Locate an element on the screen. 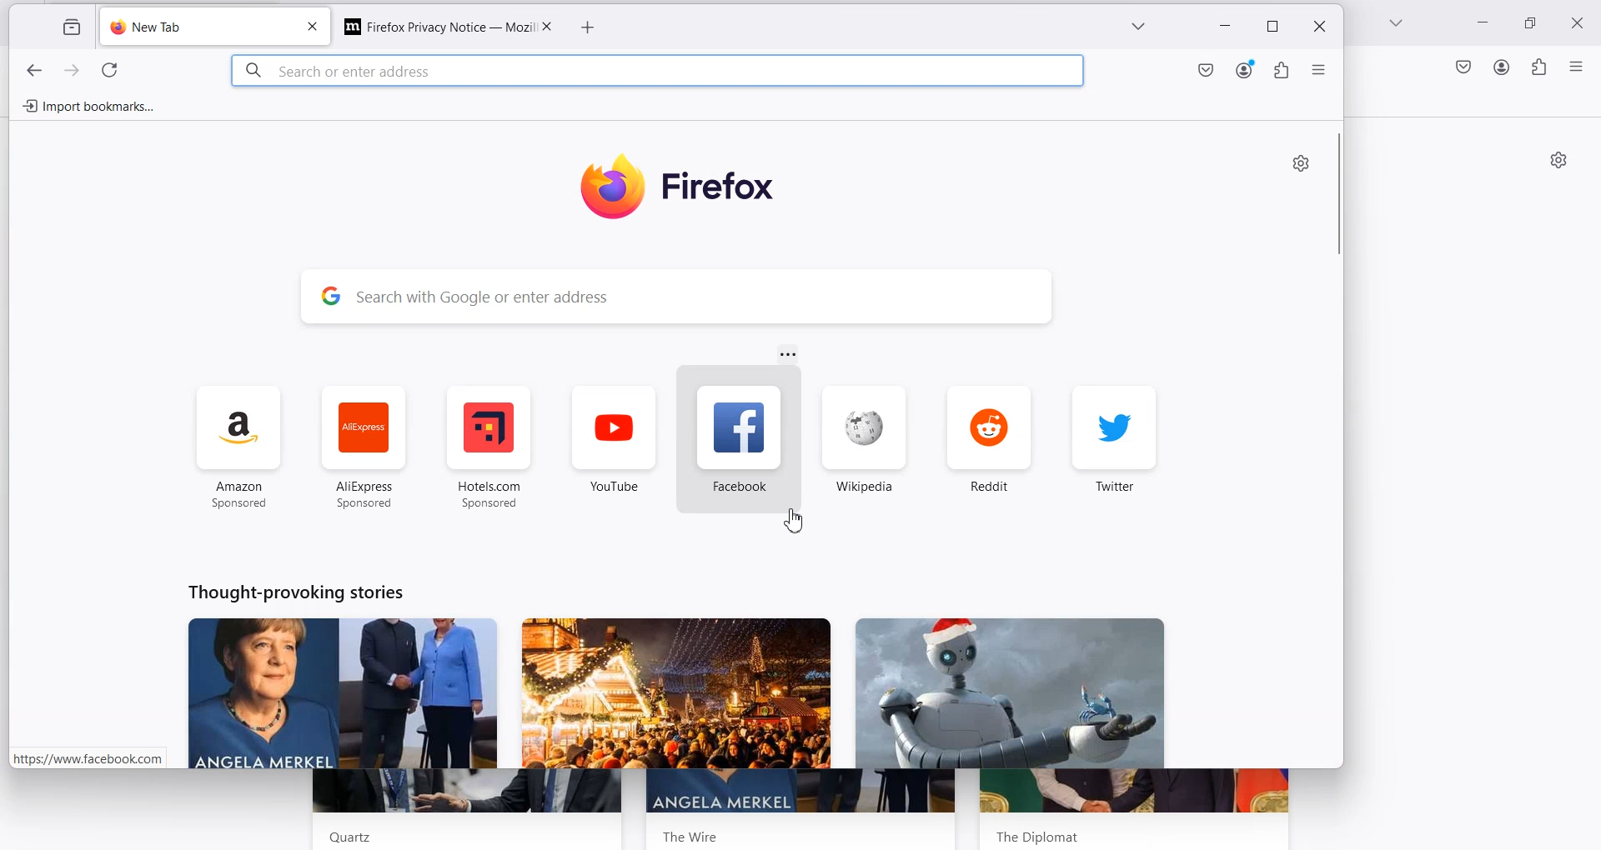 Image resolution: width=1601 pixels, height=850 pixels. News is located at coordinates (336, 692).